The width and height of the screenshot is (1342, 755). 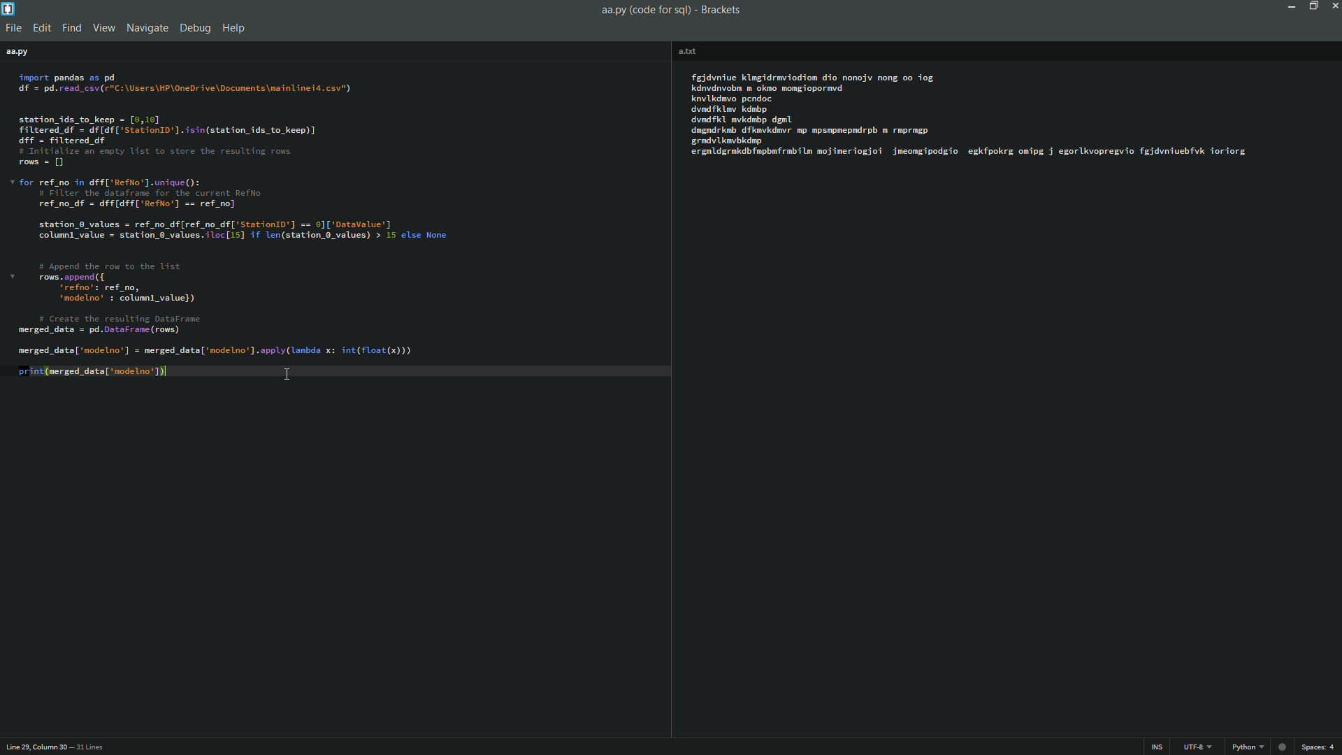 What do you see at coordinates (669, 10) in the screenshot?
I see `aa.py(code for sql) brackets` at bounding box center [669, 10].